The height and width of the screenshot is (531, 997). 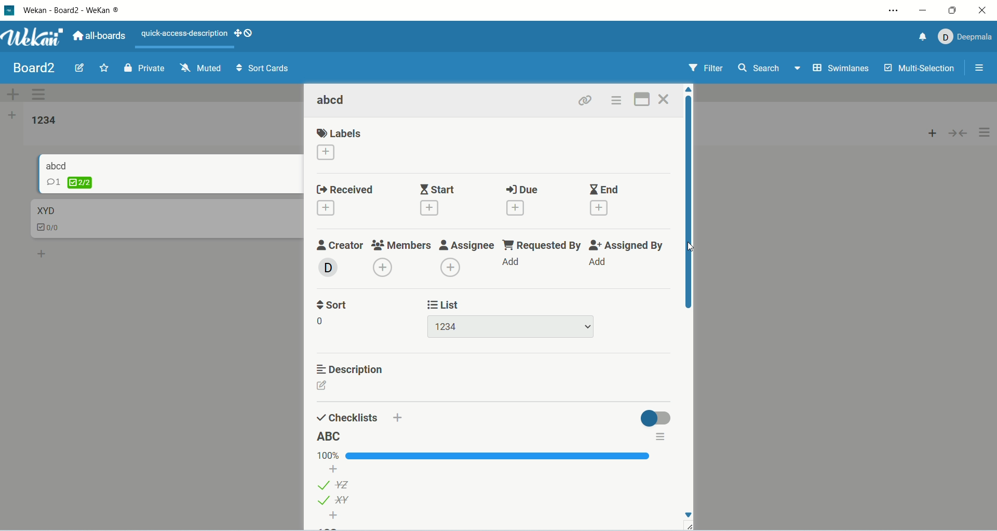 I want to click on add, so click(x=514, y=208).